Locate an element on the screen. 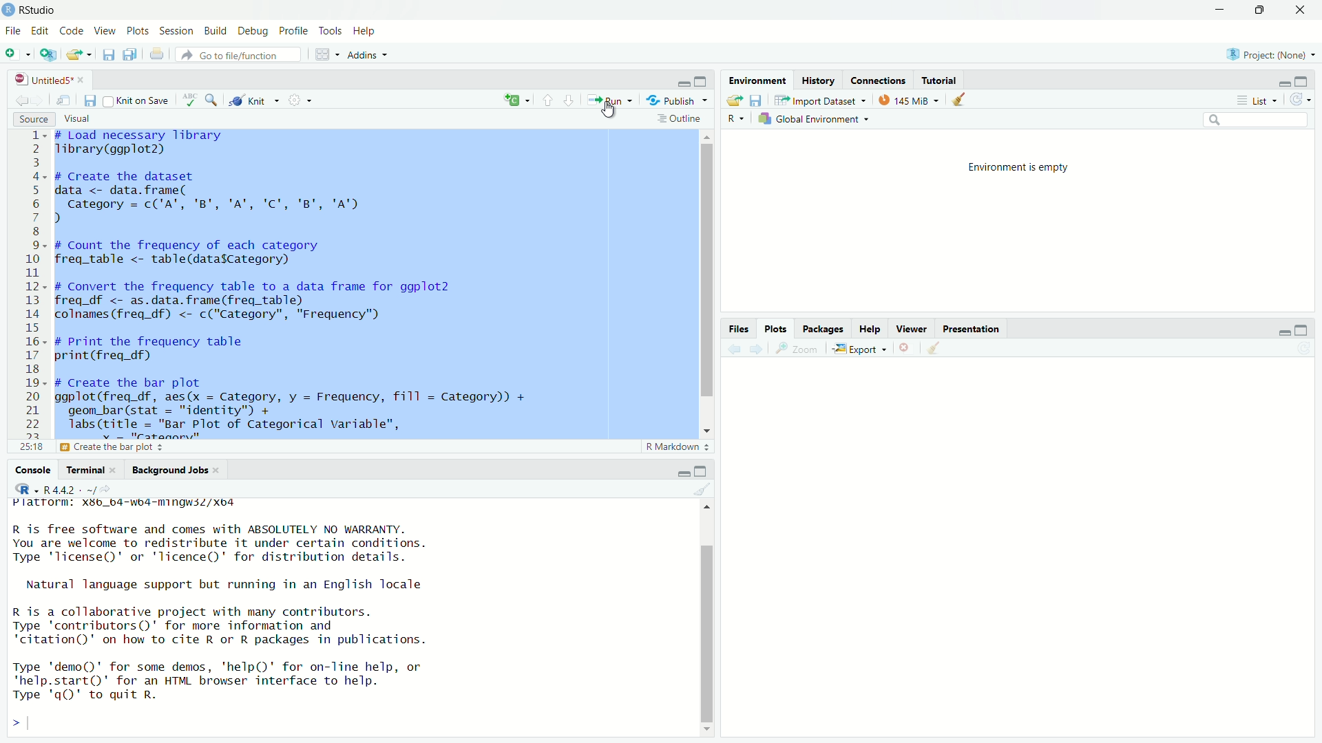 The image size is (1322, 743). next is located at coordinates (761, 349).